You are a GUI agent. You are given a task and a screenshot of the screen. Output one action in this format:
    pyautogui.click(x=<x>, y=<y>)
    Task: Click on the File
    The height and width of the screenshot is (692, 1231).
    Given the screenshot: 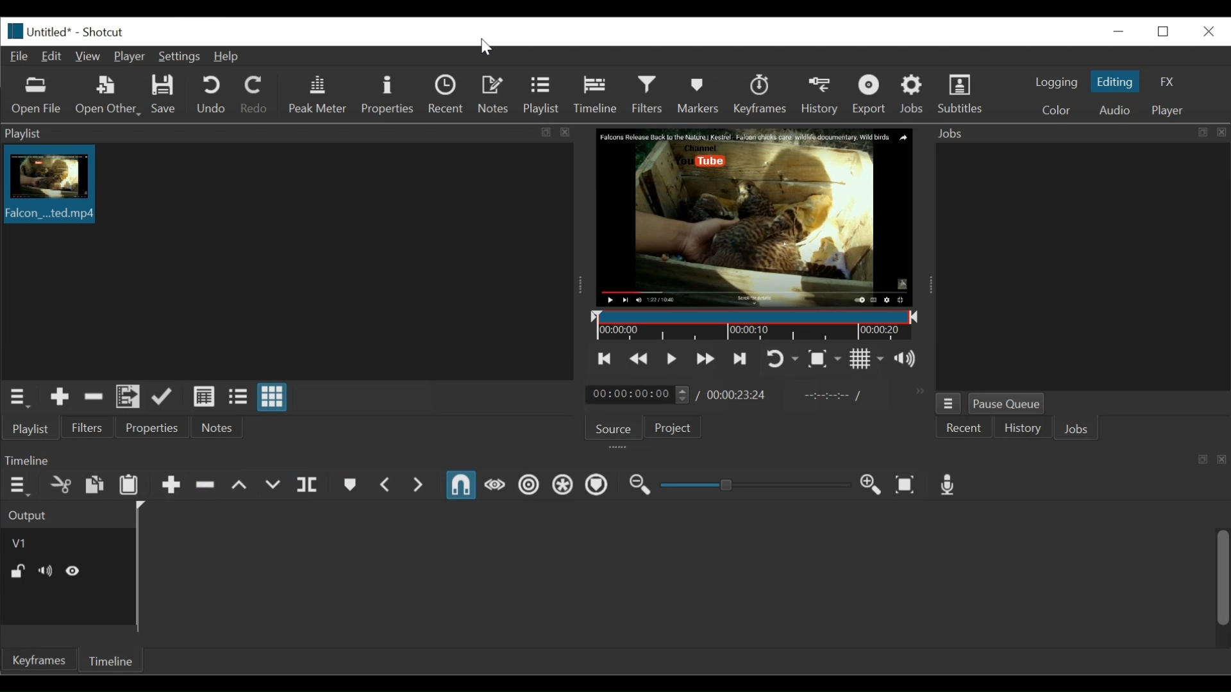 What is the action you would take?
    pyautogui.click(x=19, y=56)
    